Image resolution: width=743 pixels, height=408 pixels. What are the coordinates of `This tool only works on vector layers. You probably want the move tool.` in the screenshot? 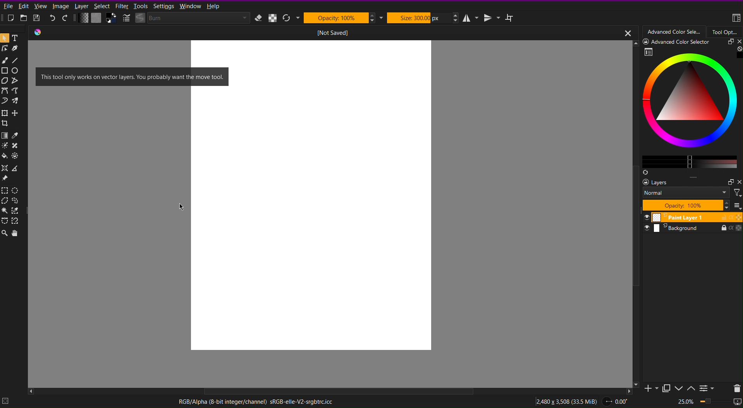 It's located at (133, 76).